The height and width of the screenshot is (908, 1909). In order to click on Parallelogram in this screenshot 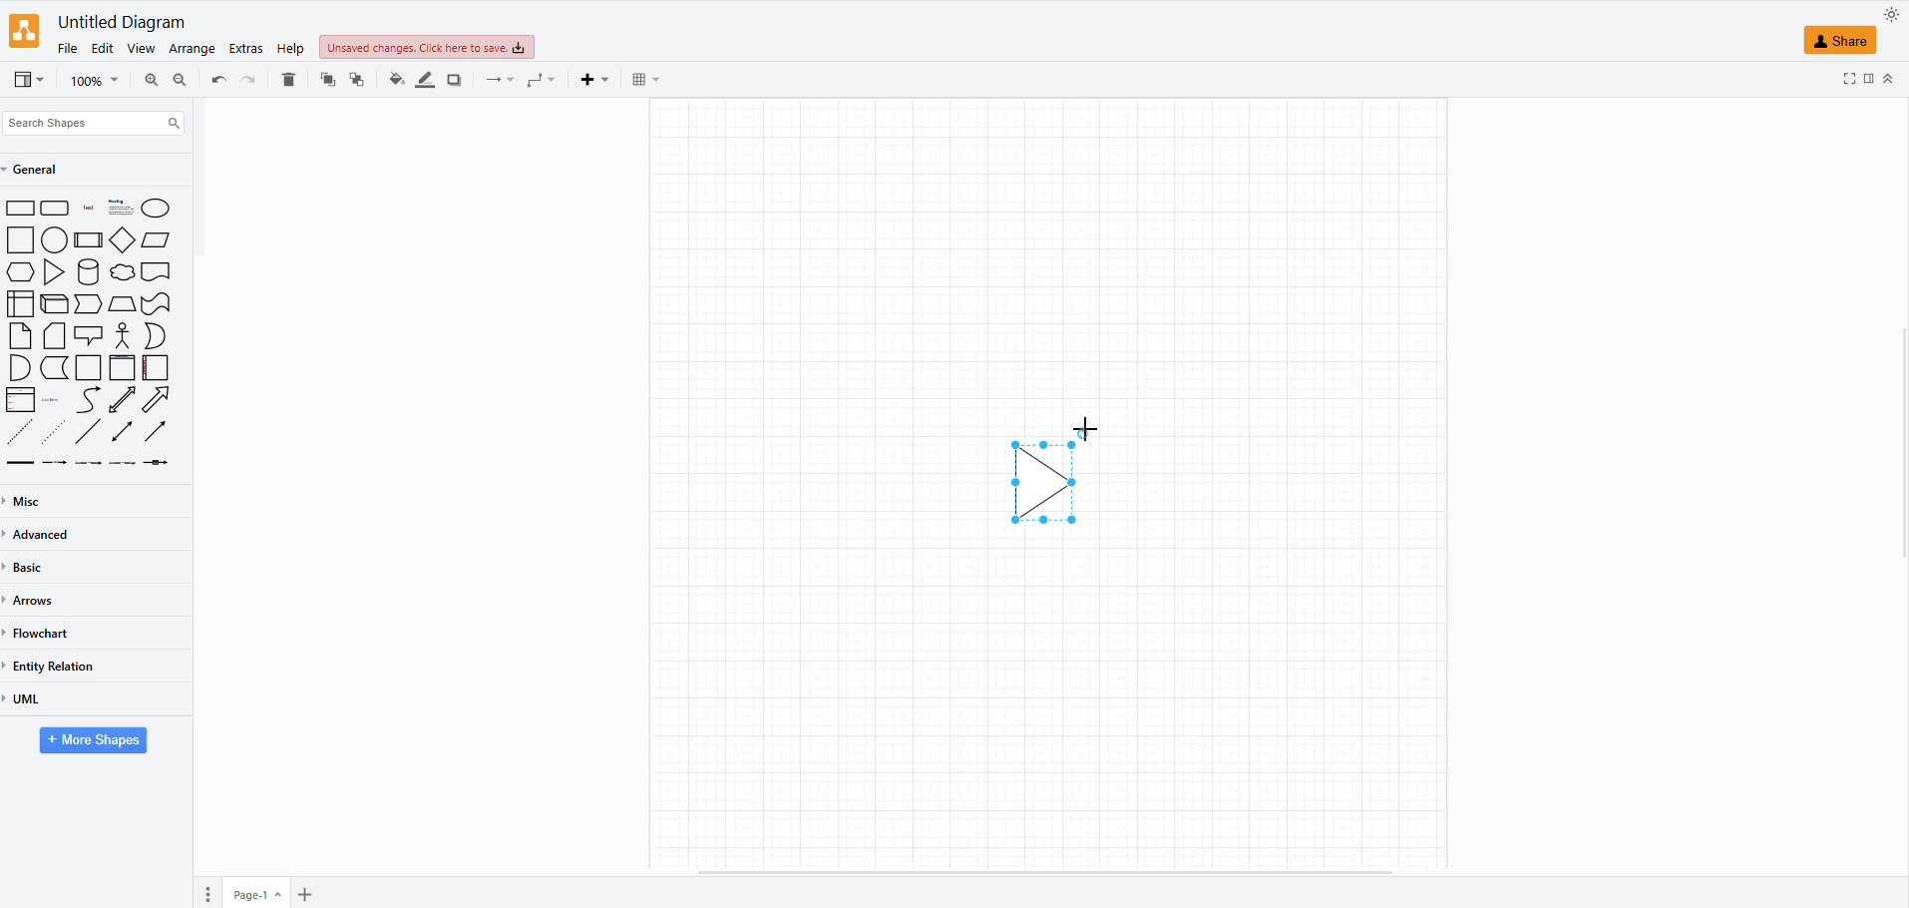, I will do `click(159, 240)`.